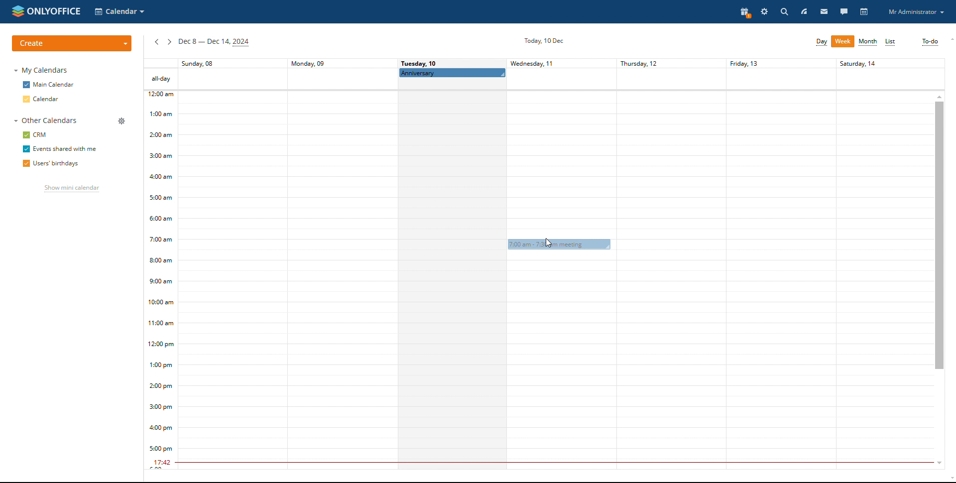 This screenshot has height=483, width=956. I want to click on list view, so click(891, 42).